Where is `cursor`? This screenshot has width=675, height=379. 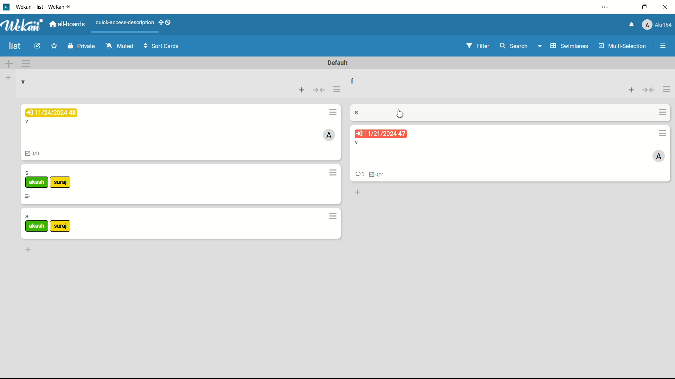 cursor is located at coordinates (399, 114).